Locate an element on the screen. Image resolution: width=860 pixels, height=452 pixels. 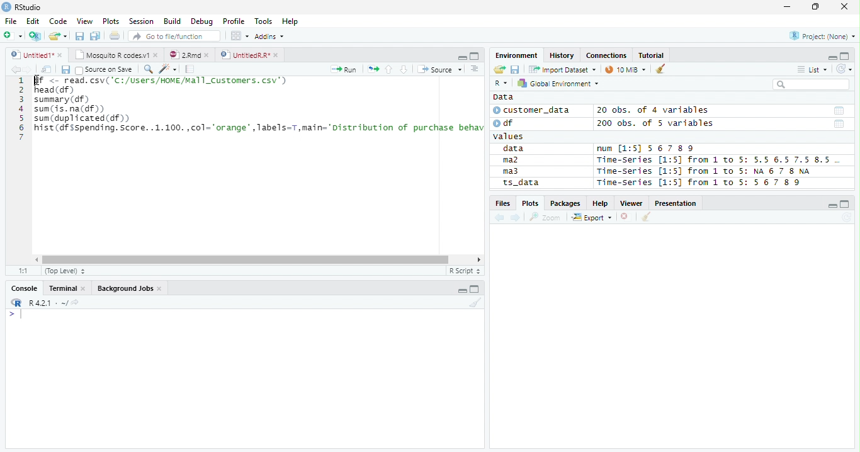
Debug is located at coordinates (202, 22).